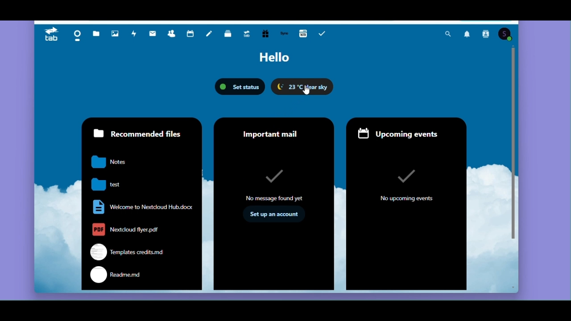  I want to click on Calendar, so click(192, 35).